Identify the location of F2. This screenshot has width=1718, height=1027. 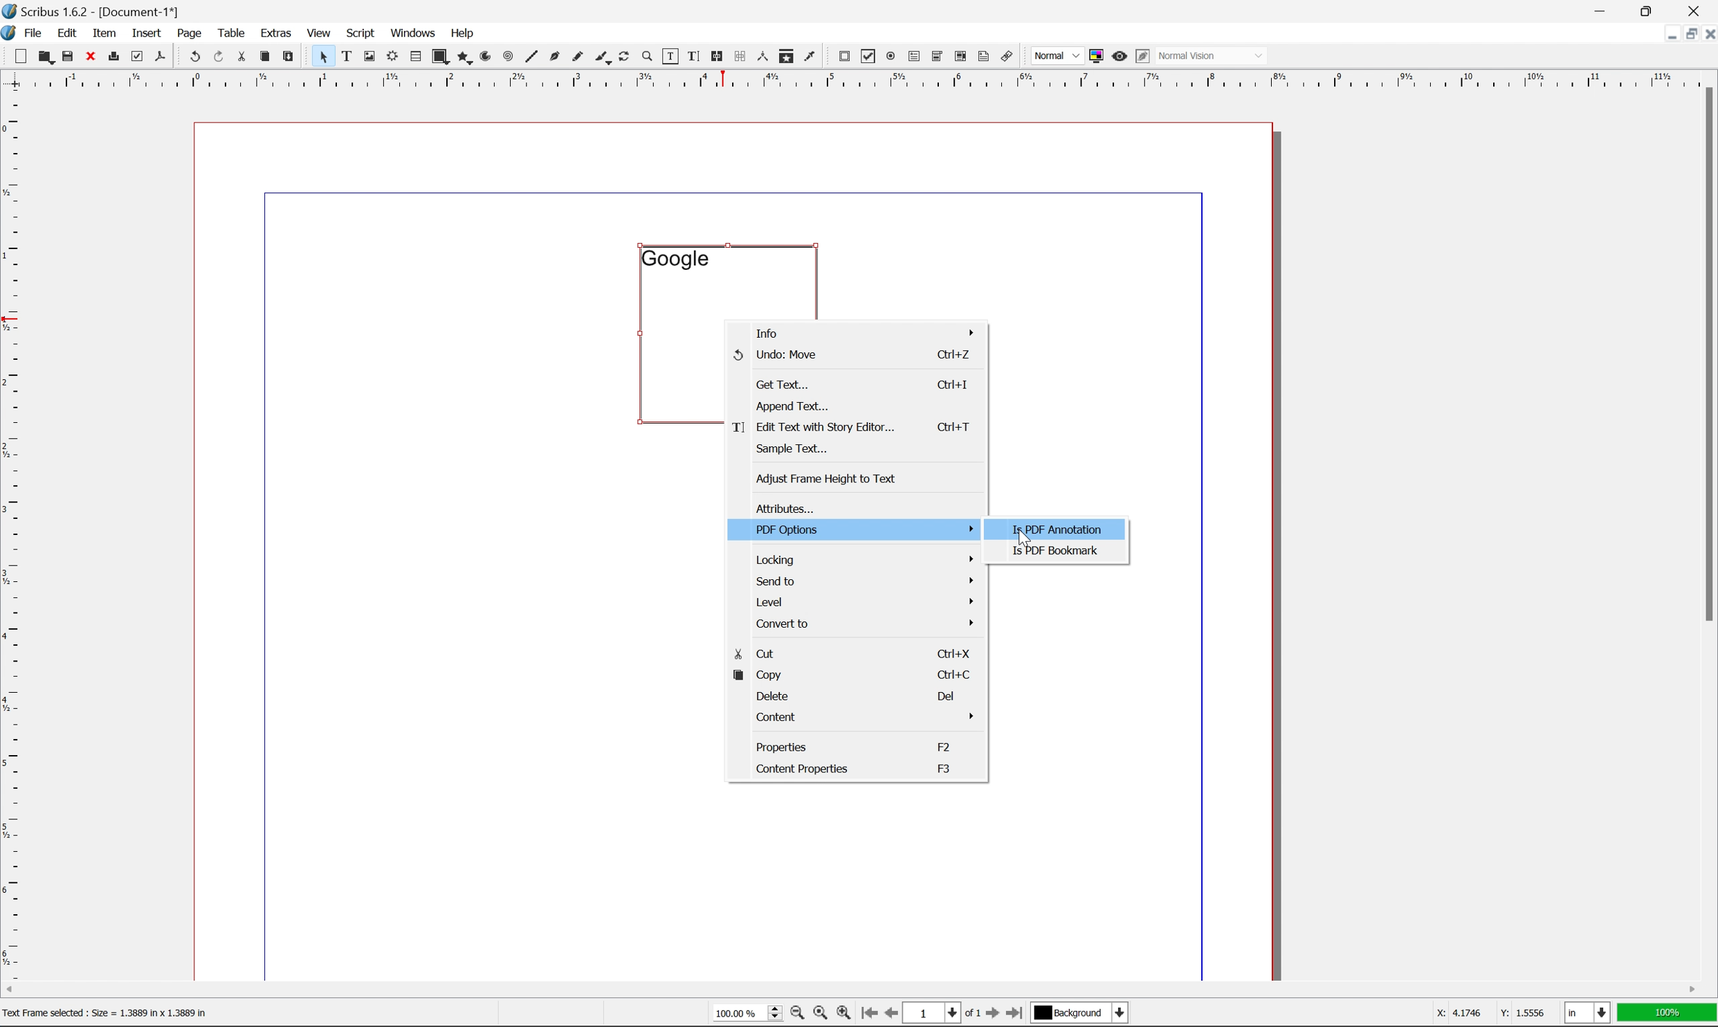
(945, 745).